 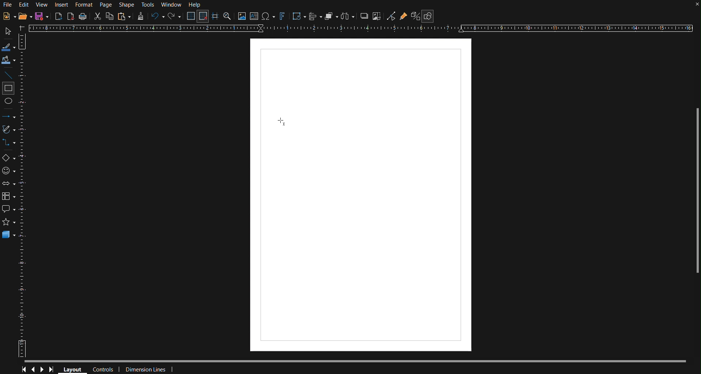 What do you see at coordinates (403, 16) in the screenshot?
I see `Show Gluepoints` at bounding box center [403, 16].